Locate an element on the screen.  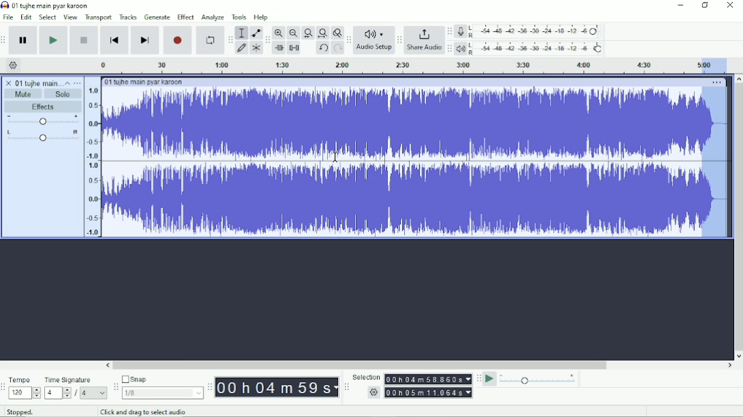
Play is located at coordinates (53, 40).